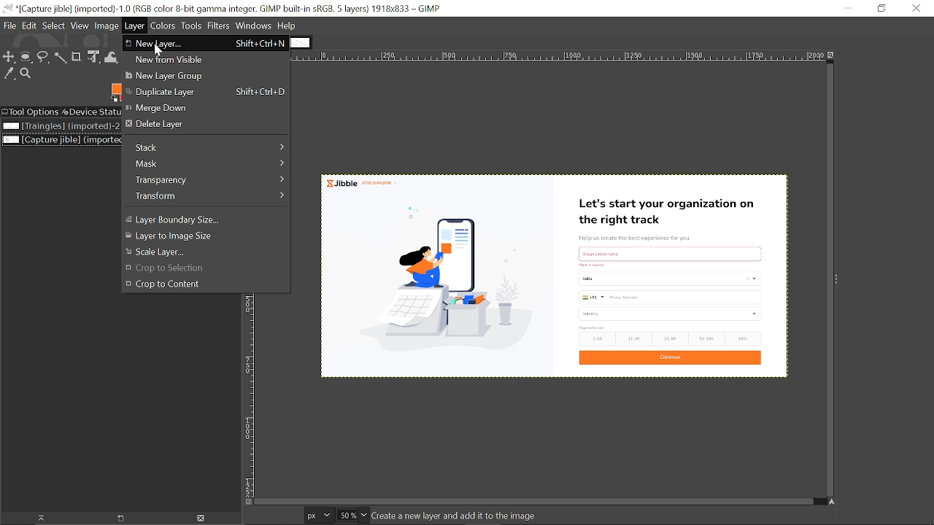 The width and height of the screenshot is (934, 525). What do you see at coordinates (205, 235) in the screenshot?
I see `Layer to image size` at bounding box center [205, 235].